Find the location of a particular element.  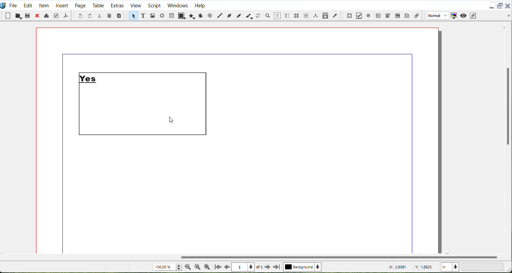

Spiral is located at coordinates (210, 16).